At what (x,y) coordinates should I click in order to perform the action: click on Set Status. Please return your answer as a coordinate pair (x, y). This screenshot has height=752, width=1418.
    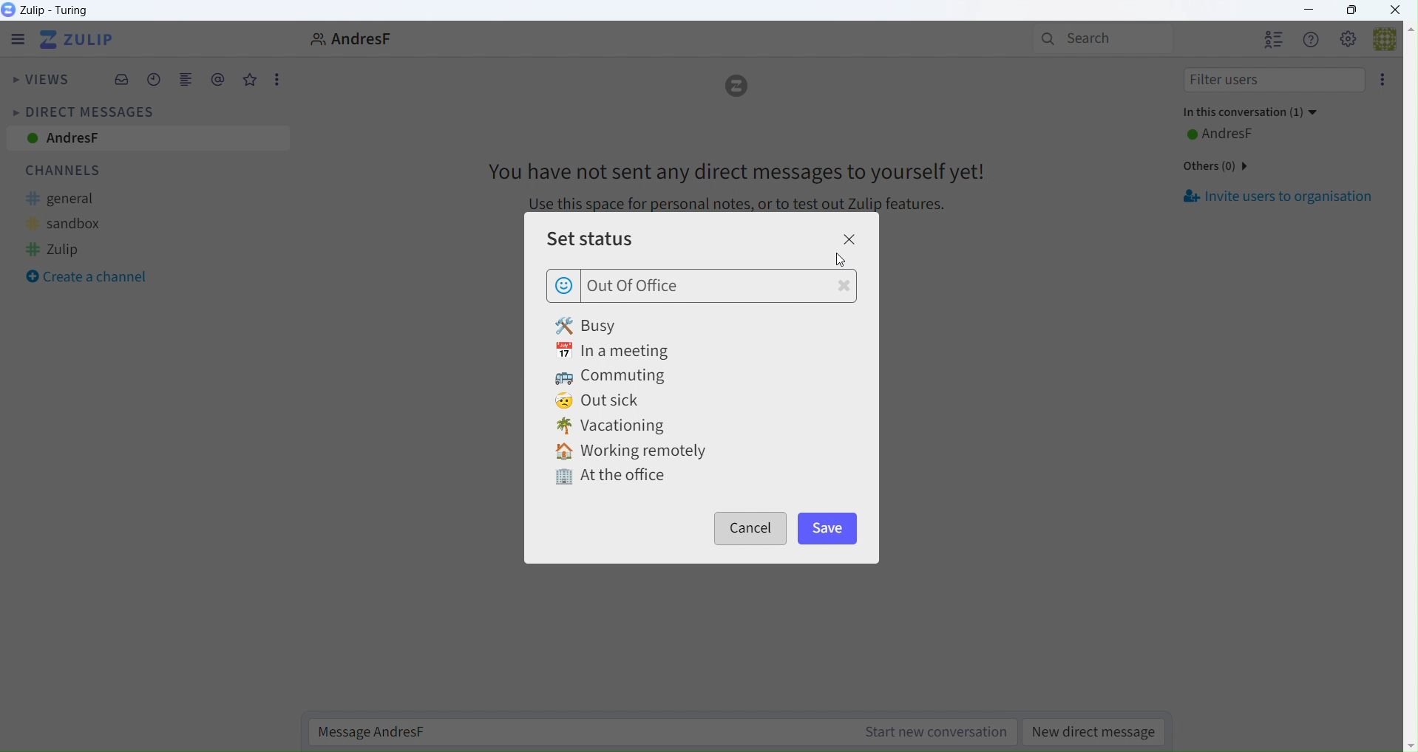
    Looking at the image, I should click on (620, 242).